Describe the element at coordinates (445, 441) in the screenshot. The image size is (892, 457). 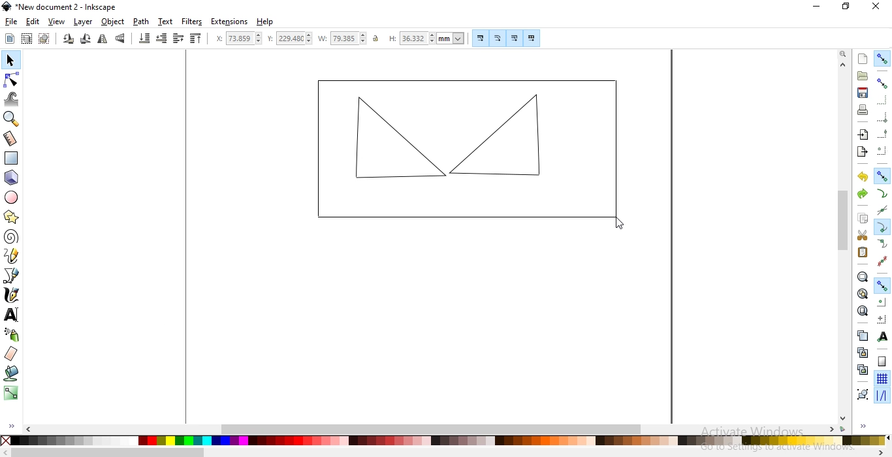
I see `color` at that location.